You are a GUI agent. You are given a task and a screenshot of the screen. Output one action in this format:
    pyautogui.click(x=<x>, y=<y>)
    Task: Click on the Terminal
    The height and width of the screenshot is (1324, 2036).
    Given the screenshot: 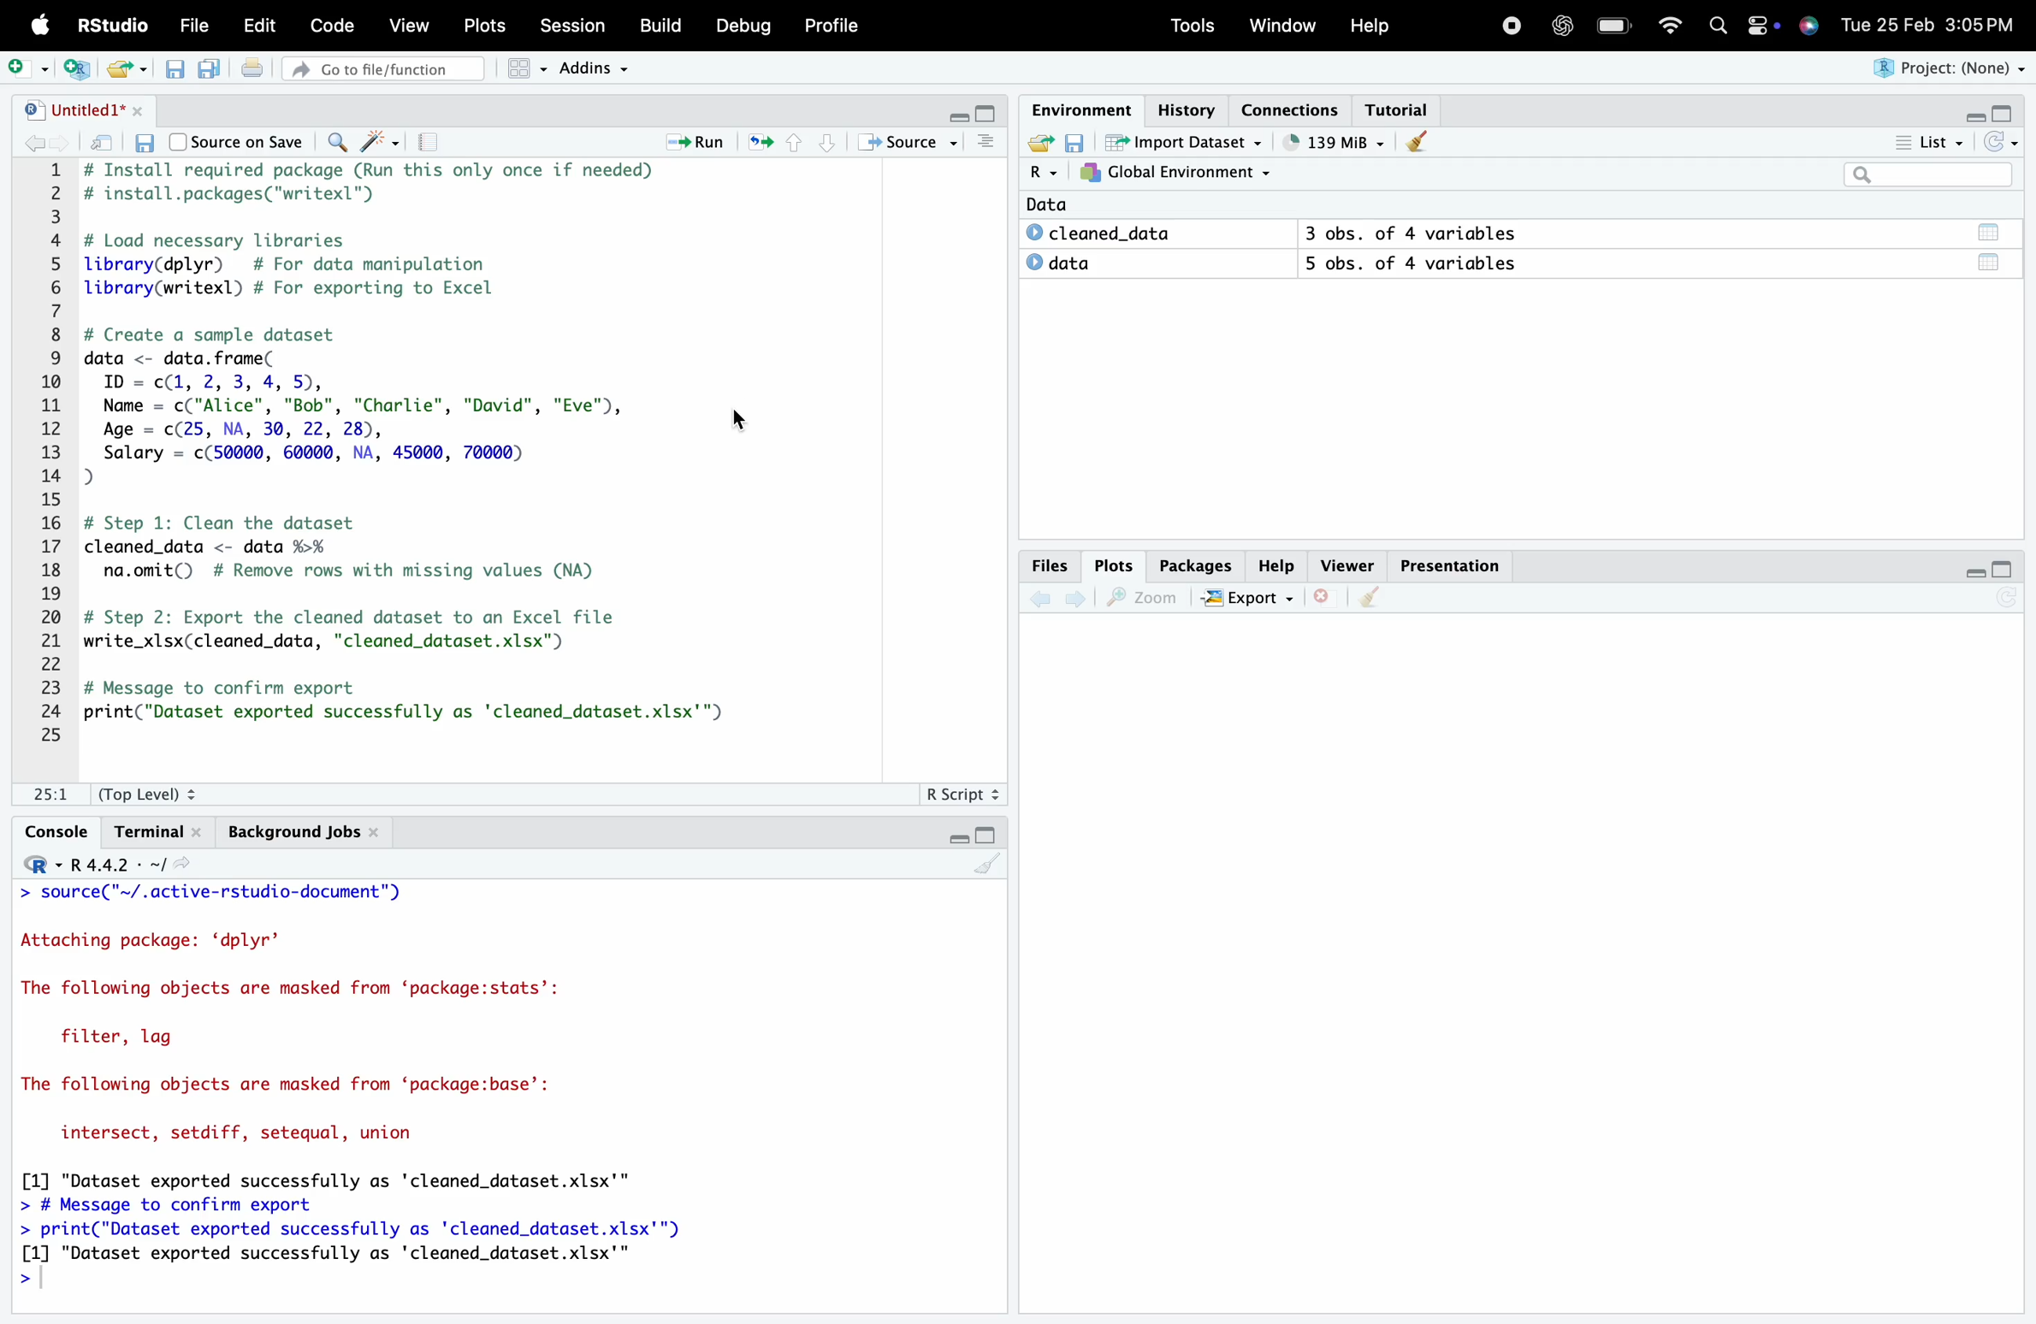 What is the action you would take?
    pyautogui.click(x=158, y=830)
    